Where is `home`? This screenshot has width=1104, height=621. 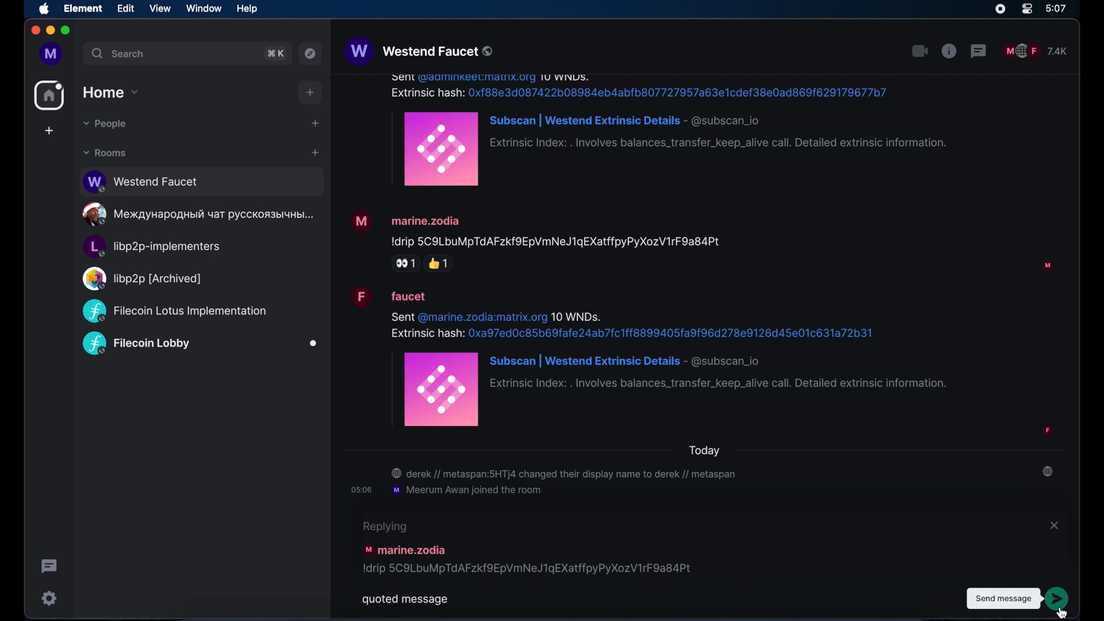
home is located at coordinates (49, 95).